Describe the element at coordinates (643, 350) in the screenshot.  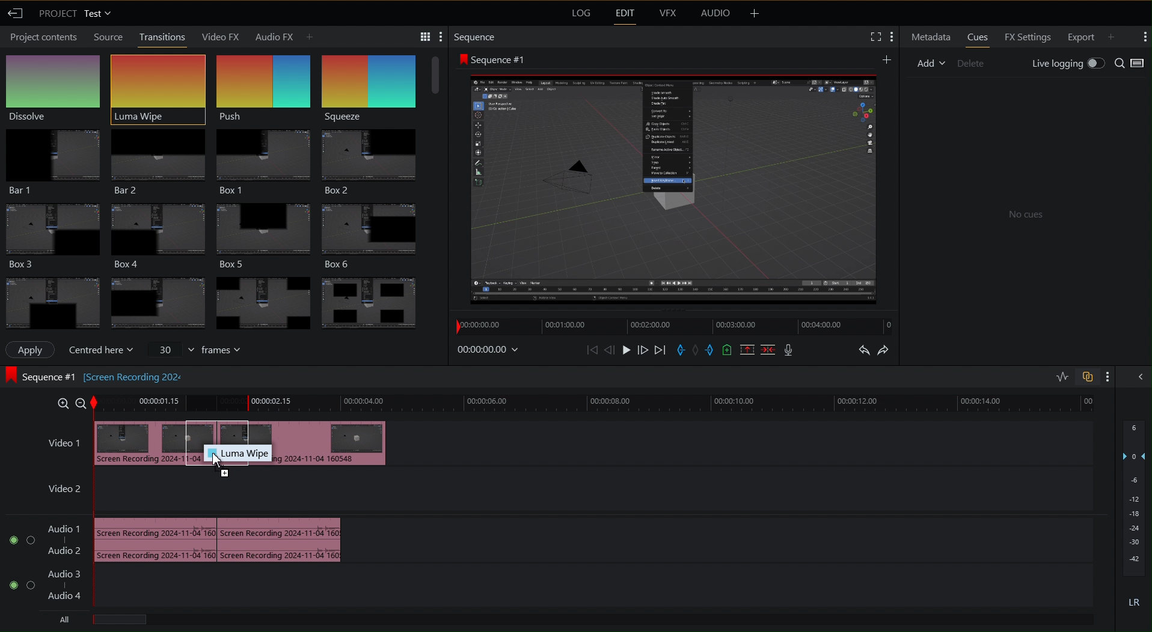
I see `Move Forward` at that location.